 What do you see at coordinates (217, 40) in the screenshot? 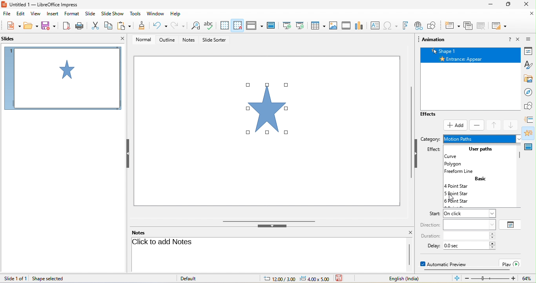
I see `slide sorter` at bounding box center [217, 40].